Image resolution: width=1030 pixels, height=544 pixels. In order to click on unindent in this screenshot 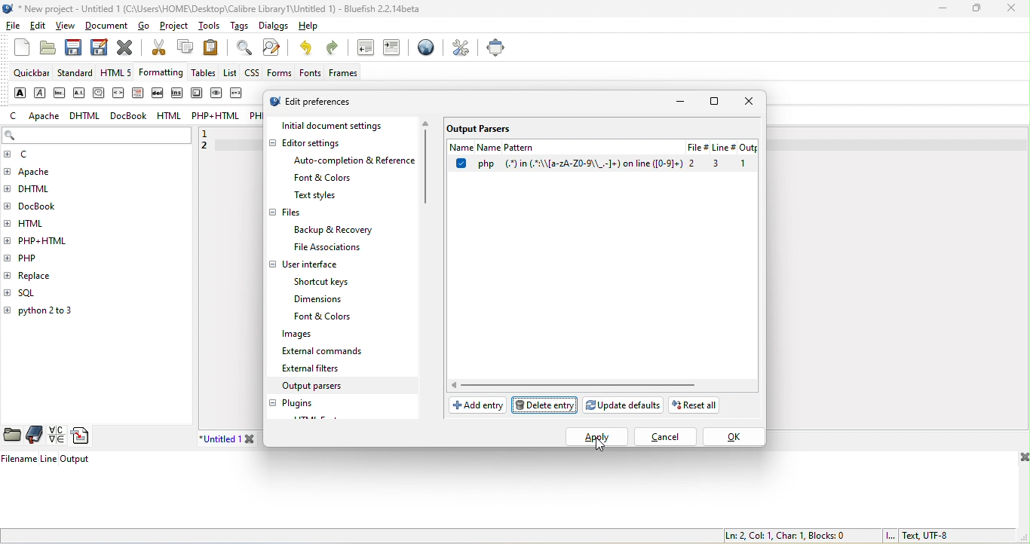, I will do `click(363, 49)`.